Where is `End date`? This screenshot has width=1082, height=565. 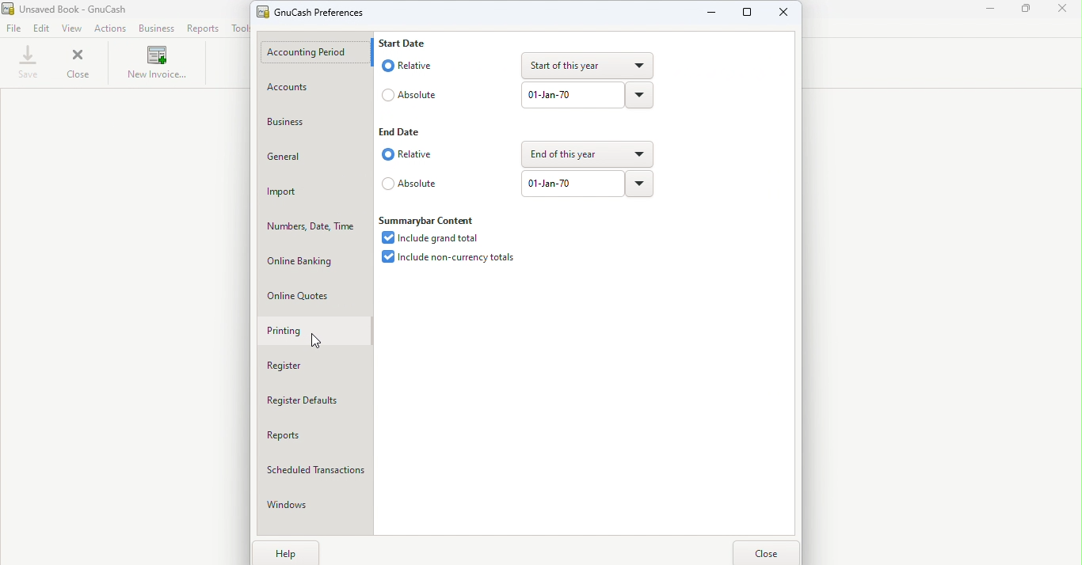 End date is located at coordinates (406, 129).